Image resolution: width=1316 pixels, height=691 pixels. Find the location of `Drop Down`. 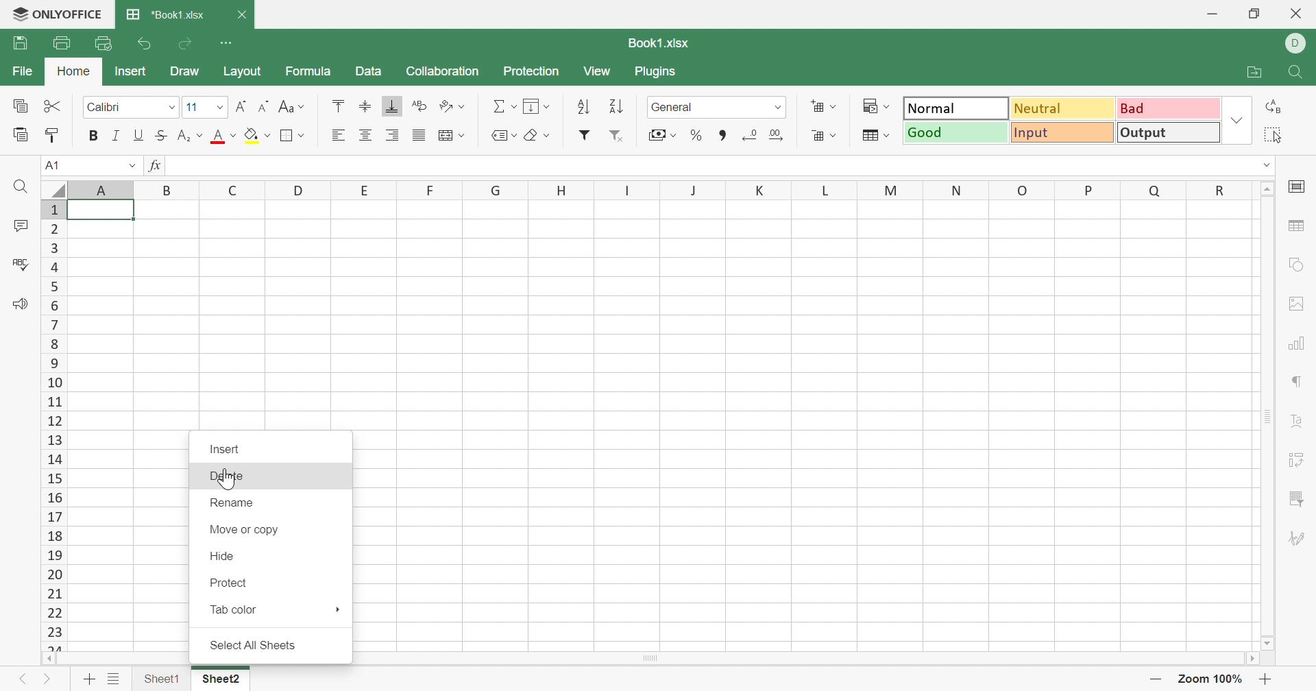

Drop Down is located at coordinates (674, 135).